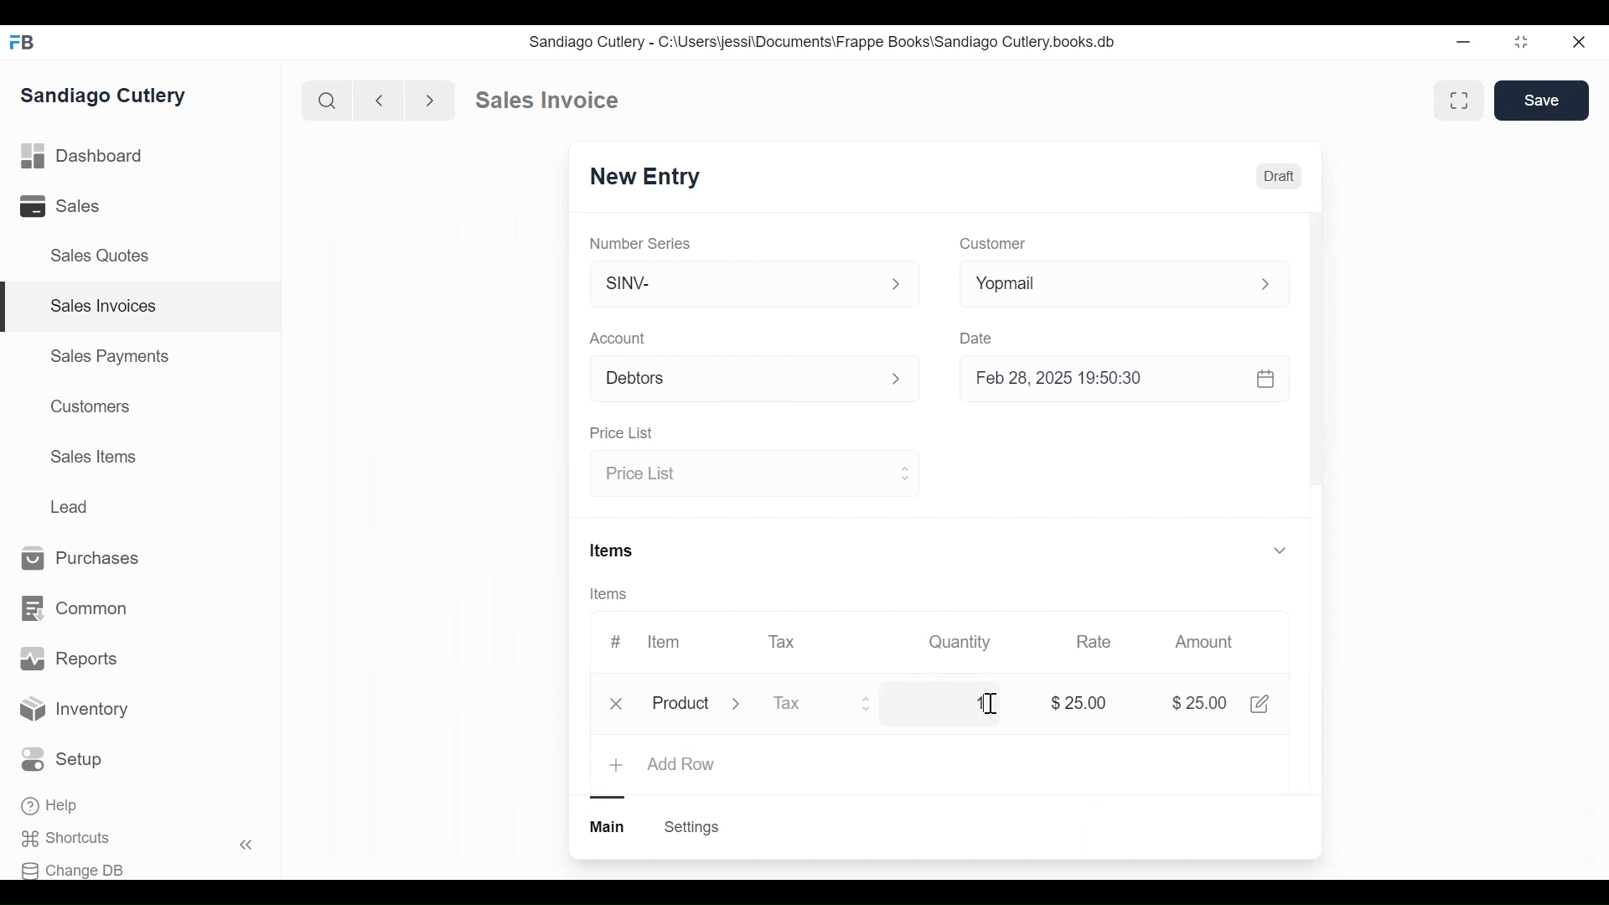 The image size is (1609, 905). Describe the element at coordinates (93, 455) in the screenshot. I see `Sales Items` at that location.